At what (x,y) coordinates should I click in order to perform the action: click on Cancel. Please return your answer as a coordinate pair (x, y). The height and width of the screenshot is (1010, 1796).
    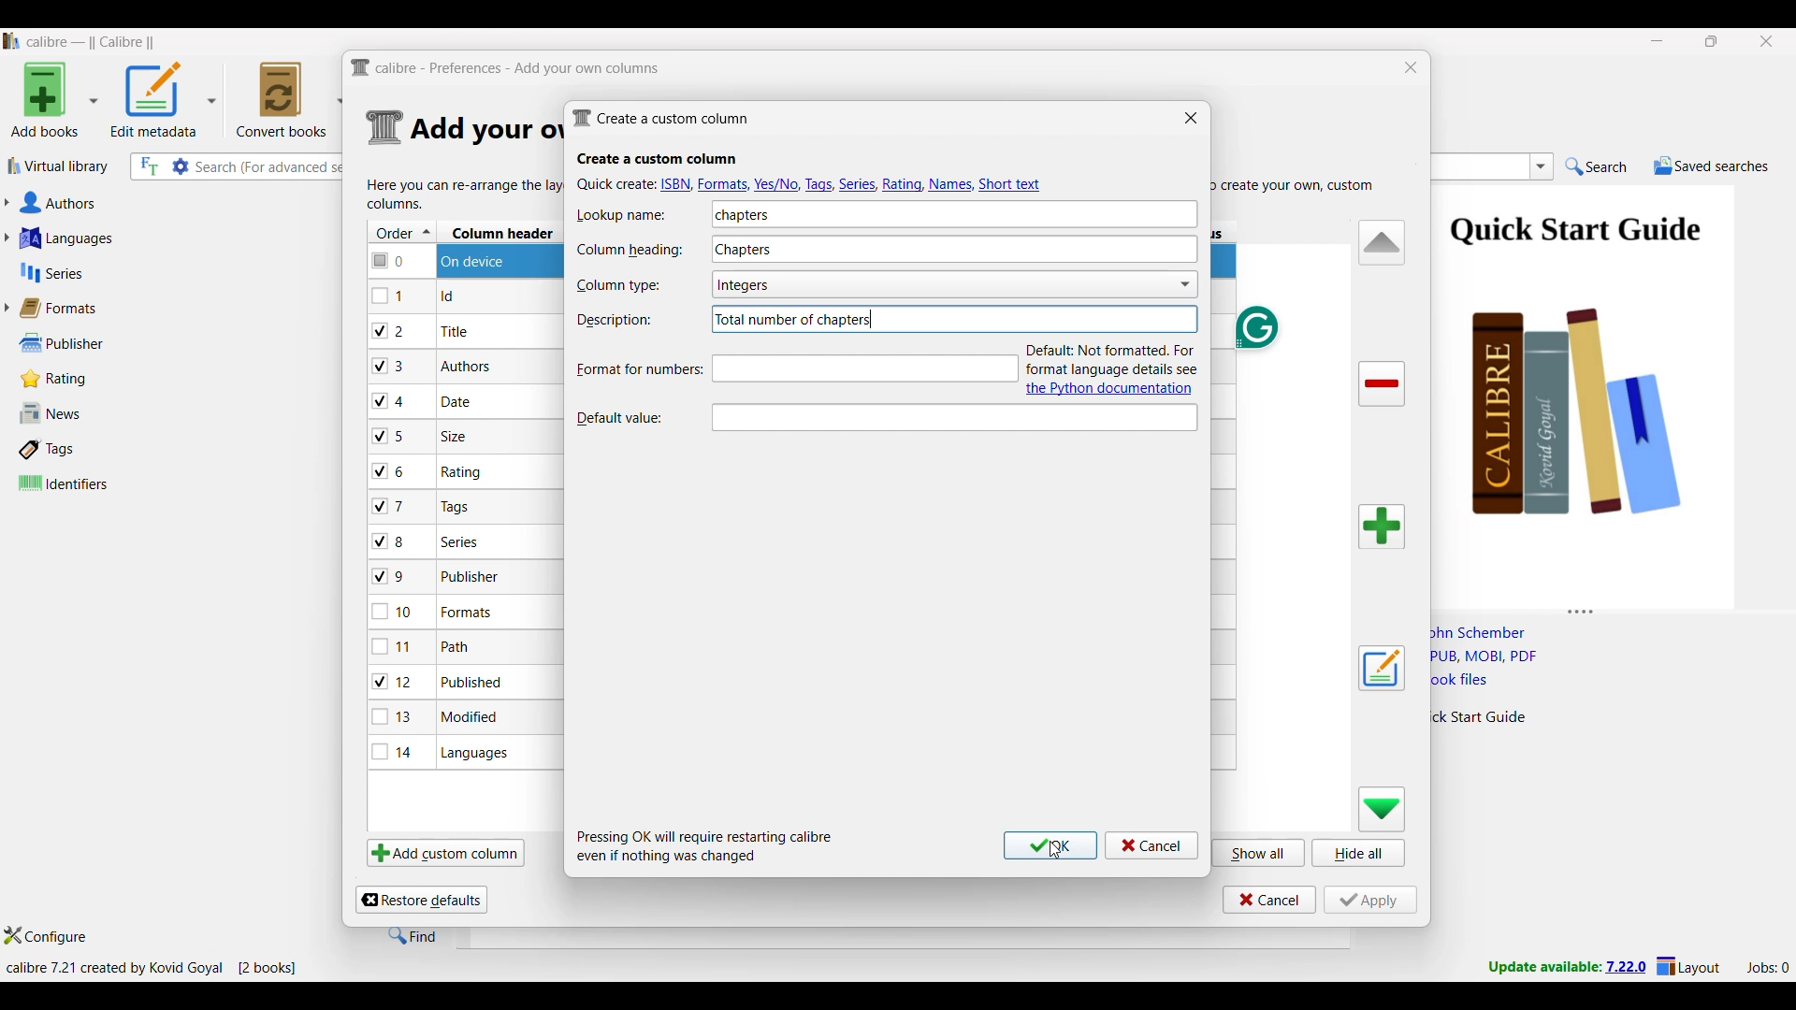
    Looking at the image, I should click on (1151, 845).